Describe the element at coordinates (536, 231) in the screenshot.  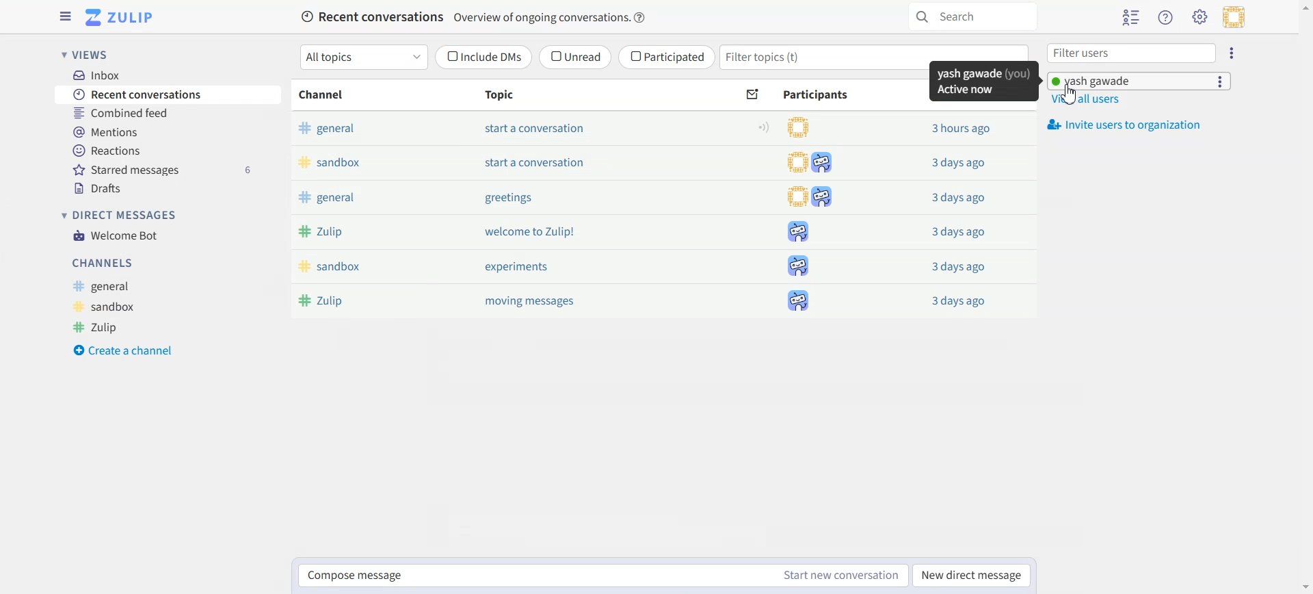
I see `welcome to Zulip!` at that location.